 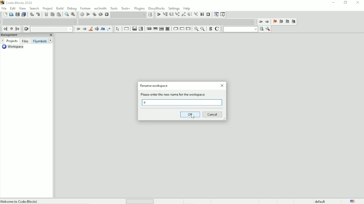 I want to click on View, so click(x=23, y=8).